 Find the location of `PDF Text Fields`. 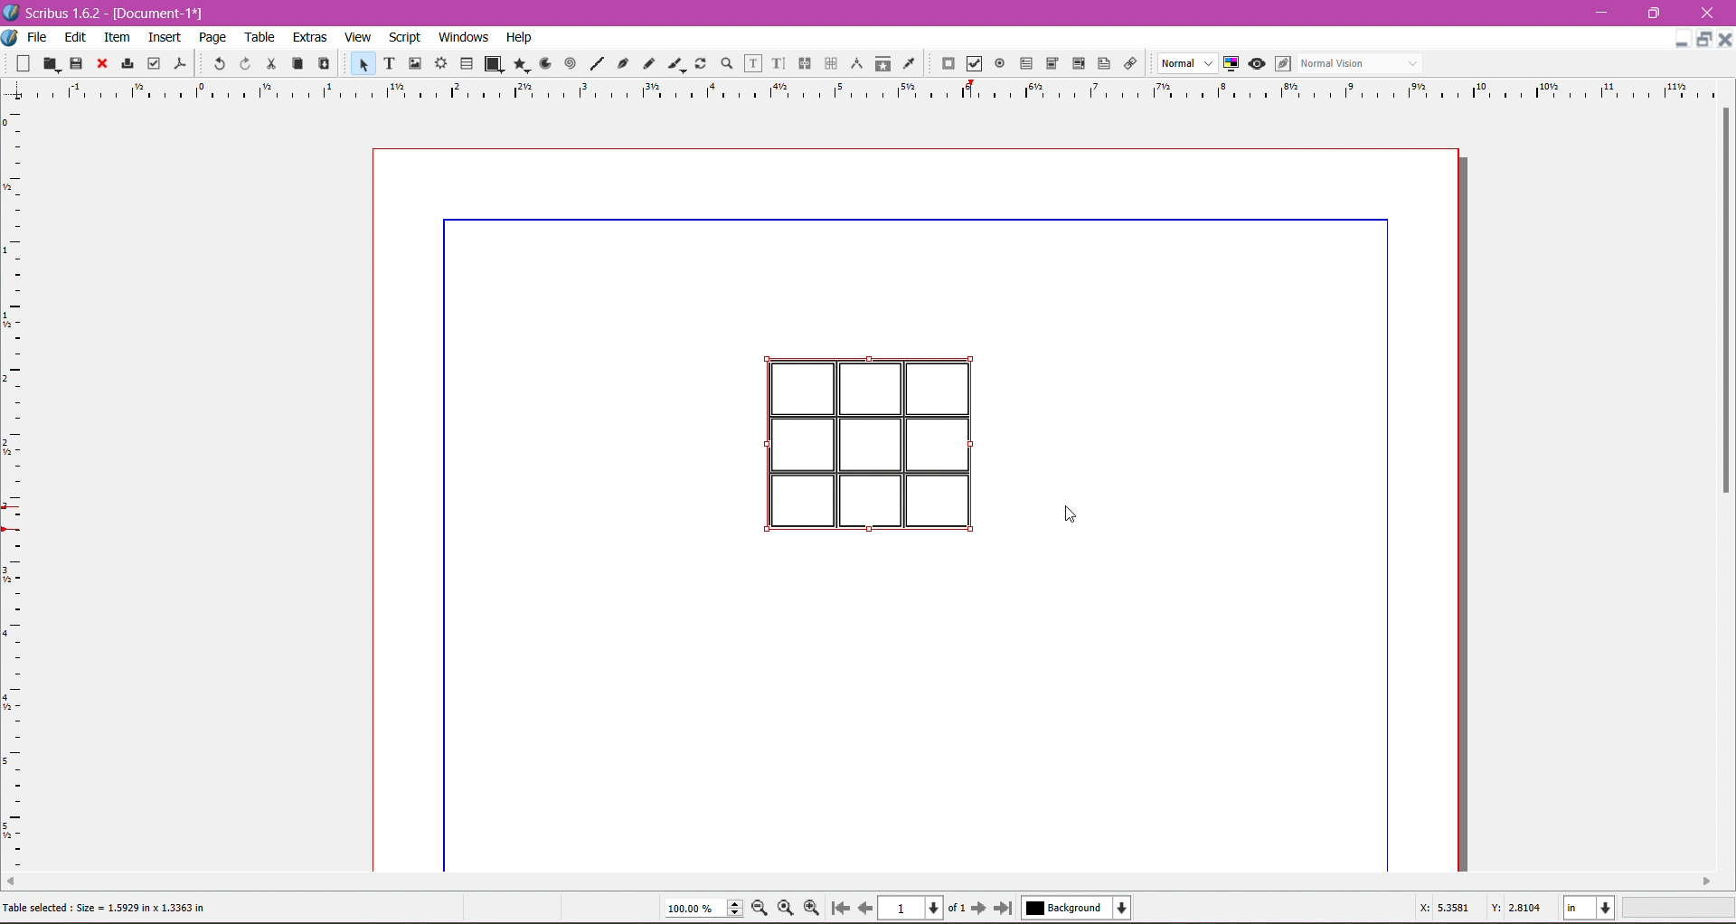

PDF Text Fields is located at coordinates (1023, 64).